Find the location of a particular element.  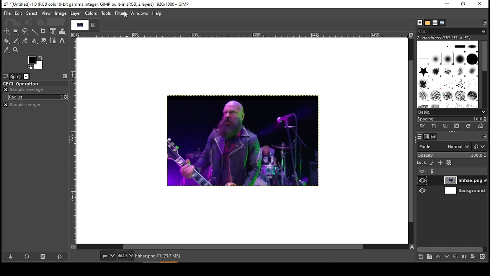

lock alpha channel is located at coordinates (450, 163).